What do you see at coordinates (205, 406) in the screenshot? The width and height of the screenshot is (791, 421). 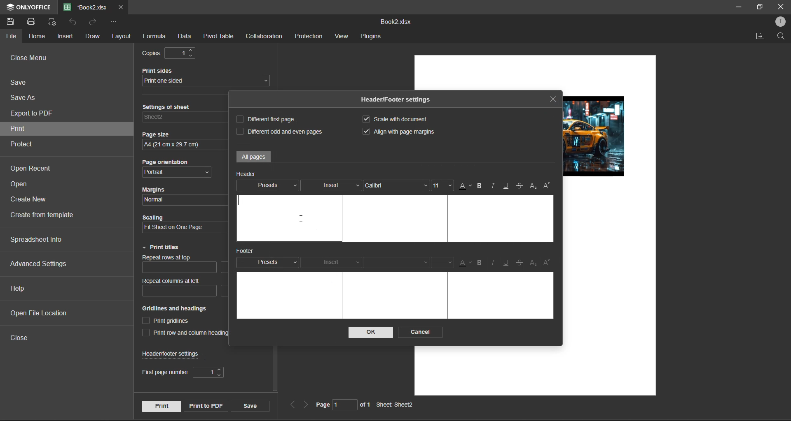 I see `print to pdf` at bounding box center [205, 406].